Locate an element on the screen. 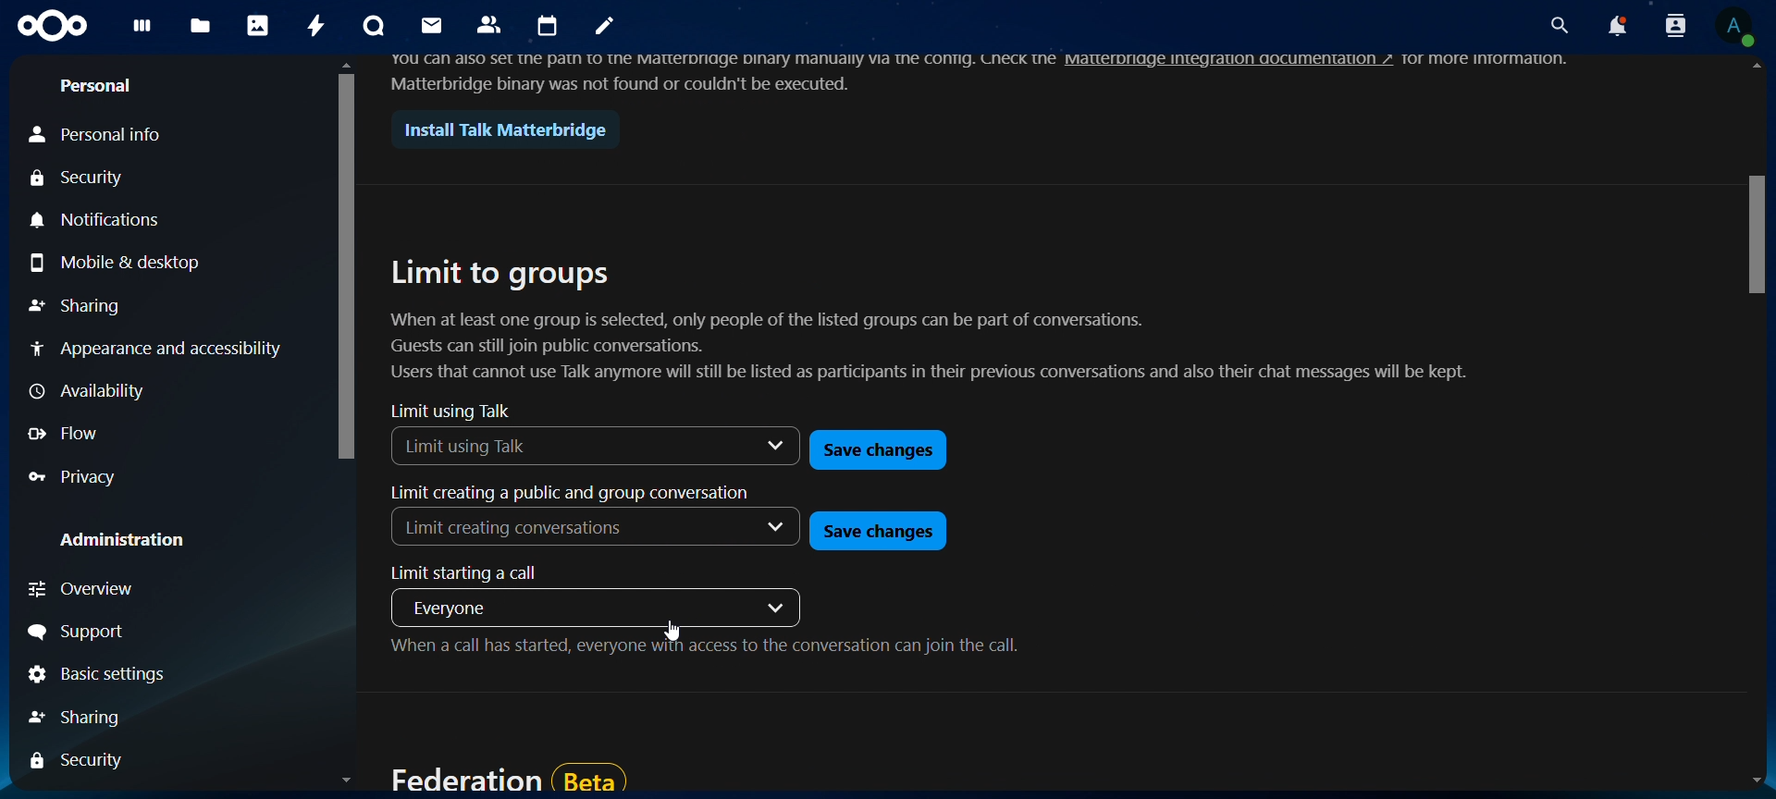 Image resolution: width=1776 pixels, height=799 pixels. Install Talk Matterbridge is located at coordinates (499, 129).